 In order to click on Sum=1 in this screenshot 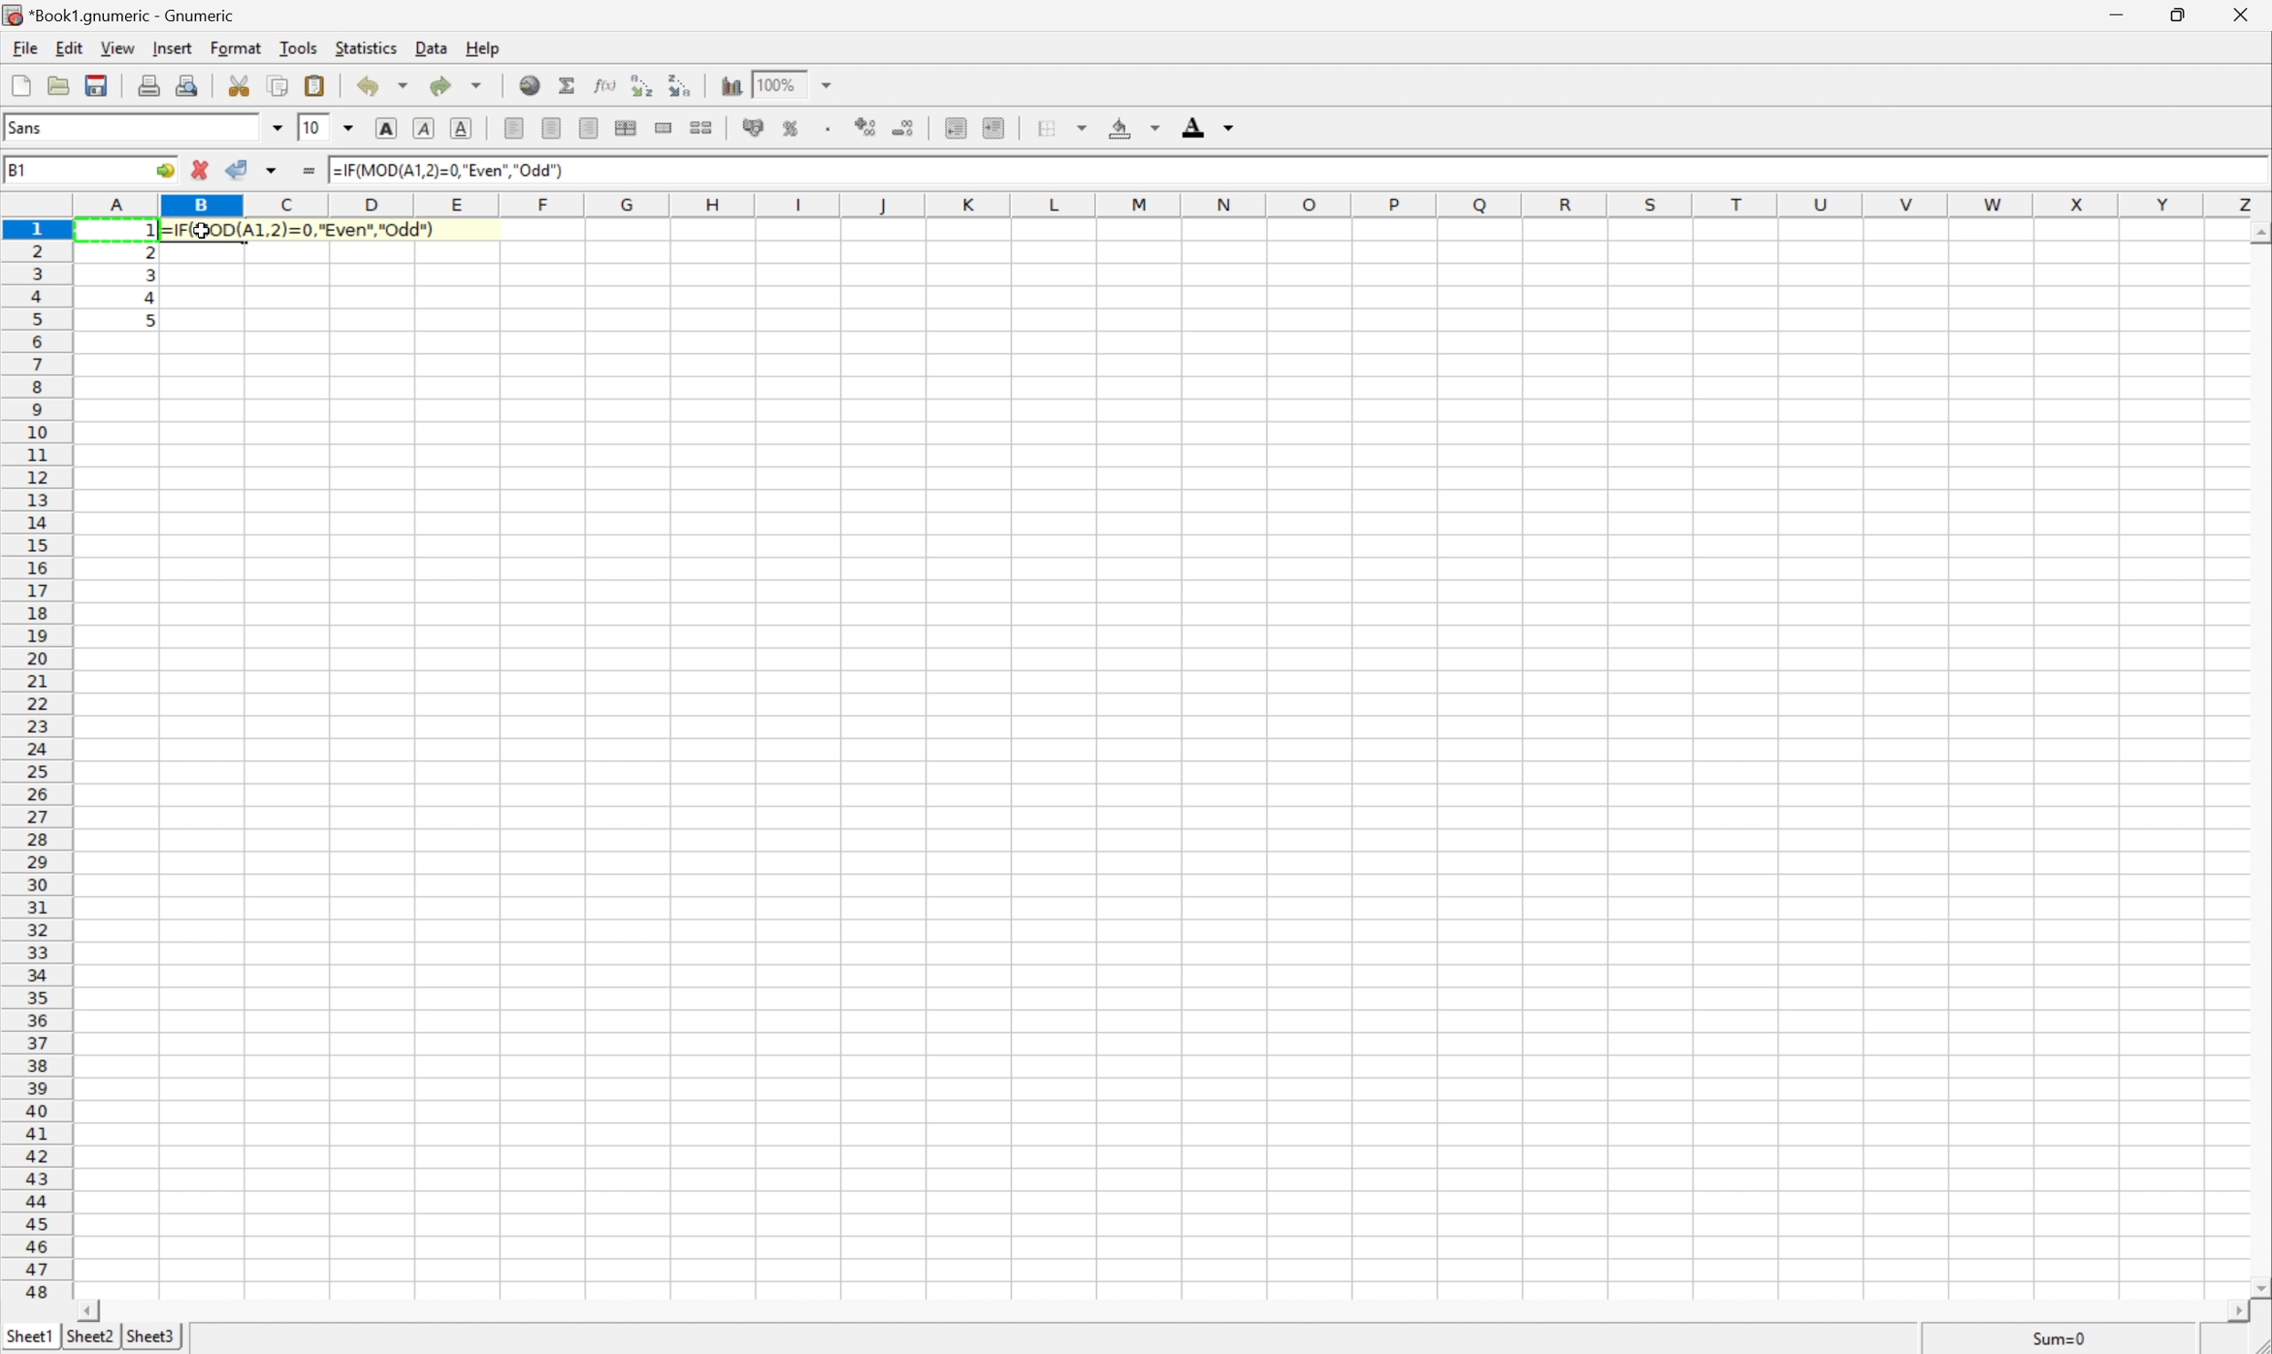, I will do `click(2060, 1340)`.